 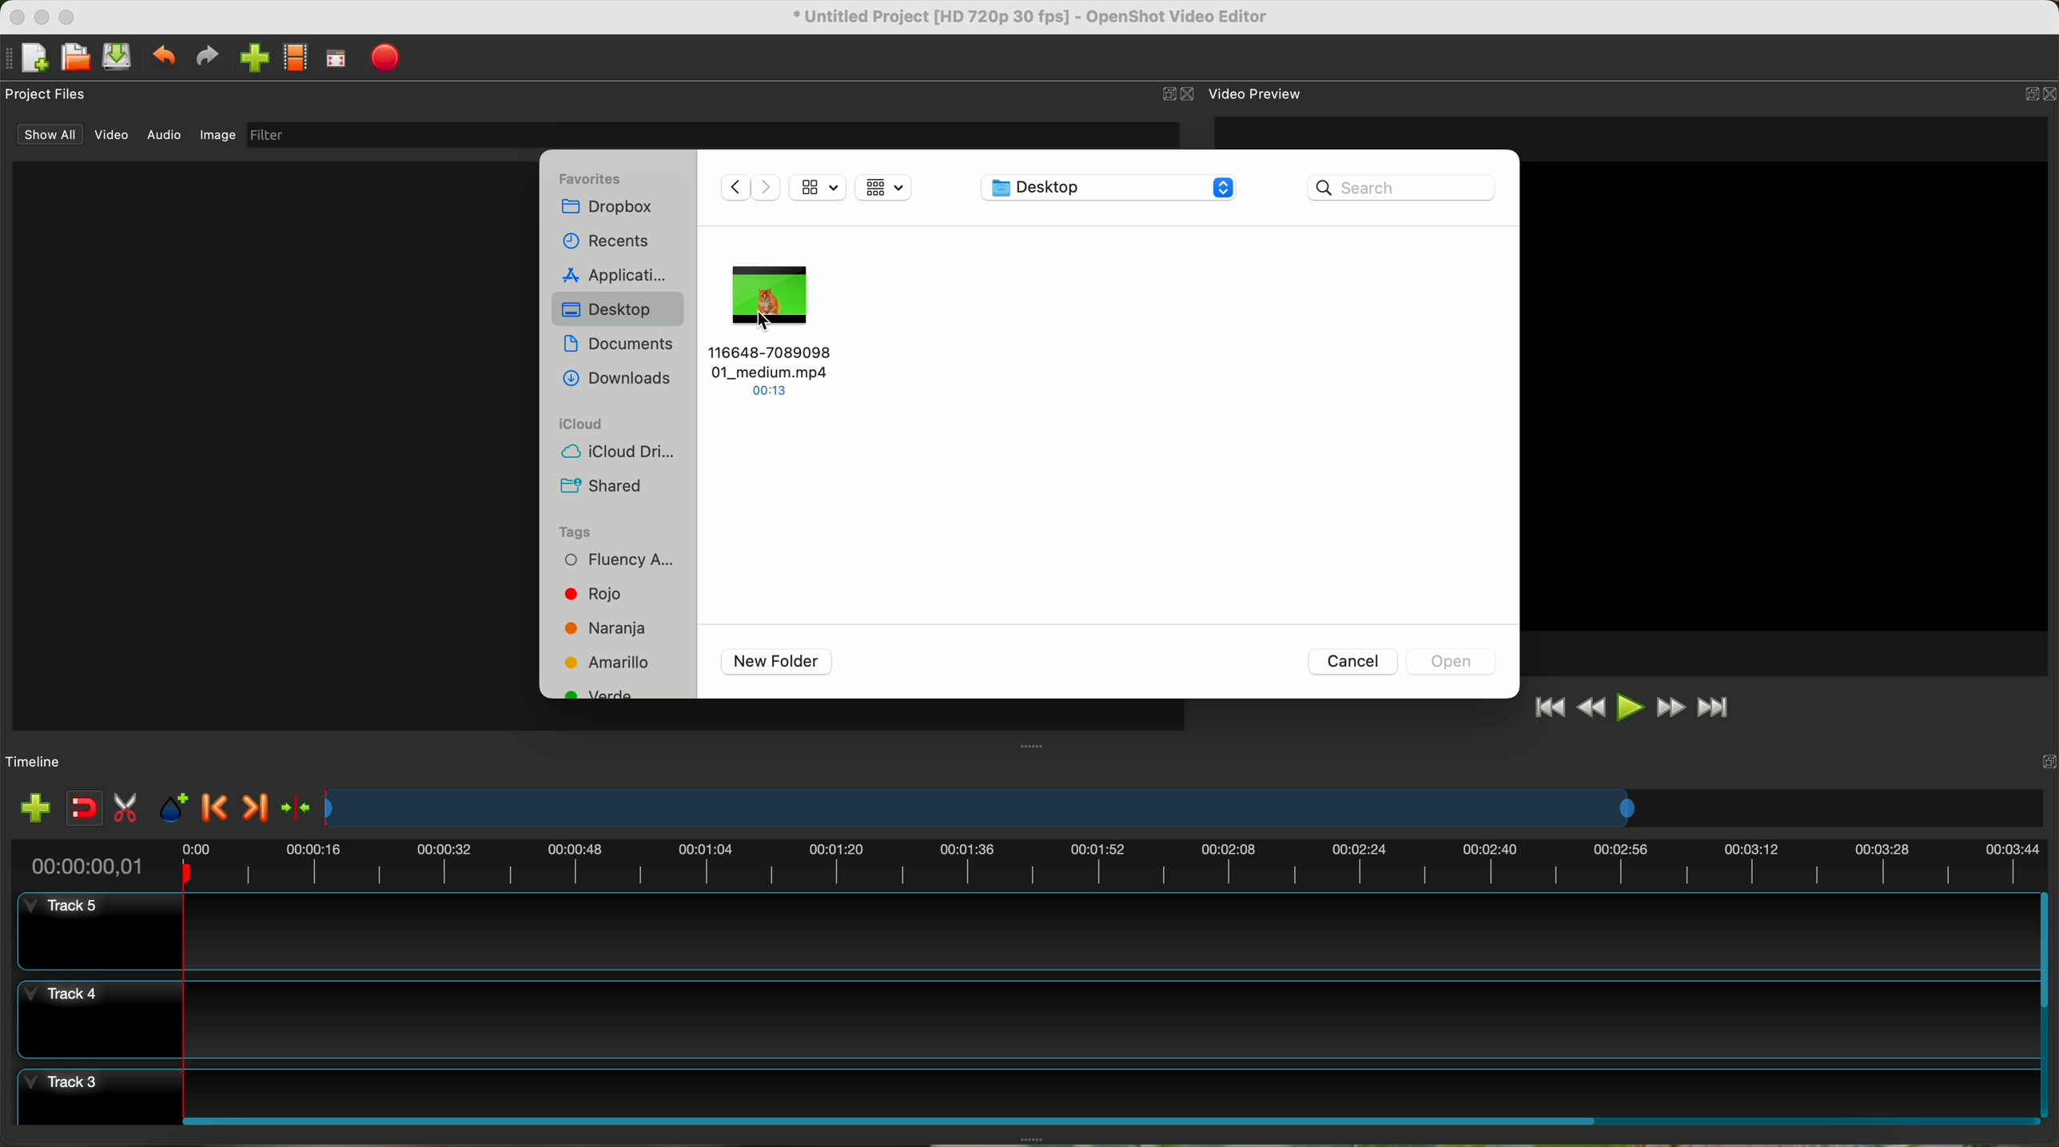 What do you see at coordinates (611, 209) in the screenshot?
I see `dropbox` at bounding box center [611, 209].